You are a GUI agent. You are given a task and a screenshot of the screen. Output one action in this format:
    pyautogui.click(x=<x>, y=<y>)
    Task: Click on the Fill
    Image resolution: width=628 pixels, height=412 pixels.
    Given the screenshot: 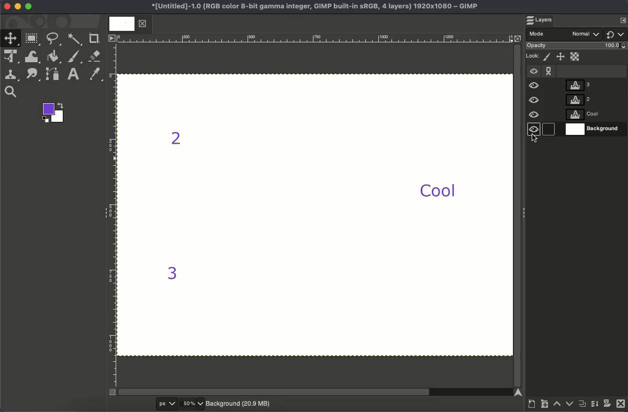 What is the action you would take?
    pyautogui.click(x=54, y=56)
    